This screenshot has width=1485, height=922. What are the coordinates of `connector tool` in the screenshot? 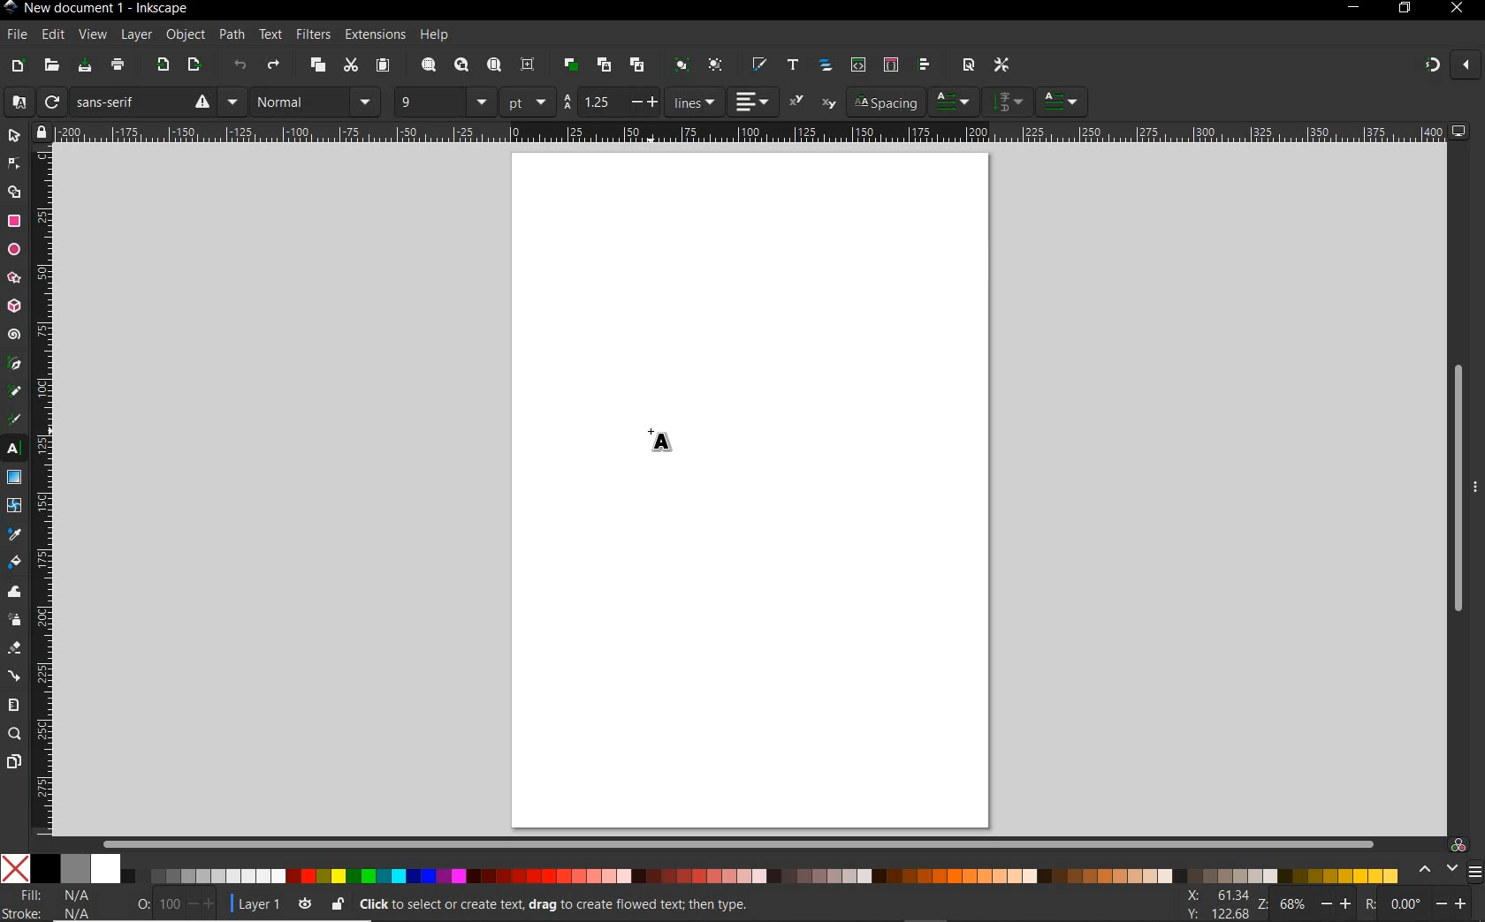 It's located at (16, 677).